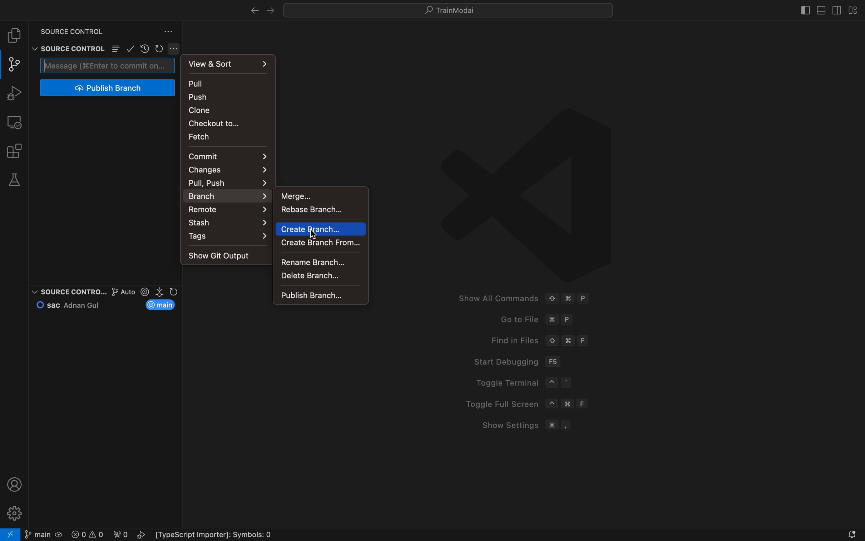  What do you see at coordinates (452, 10) in the screenshot?
I see `tutorials` at bounding box center [452, 10].